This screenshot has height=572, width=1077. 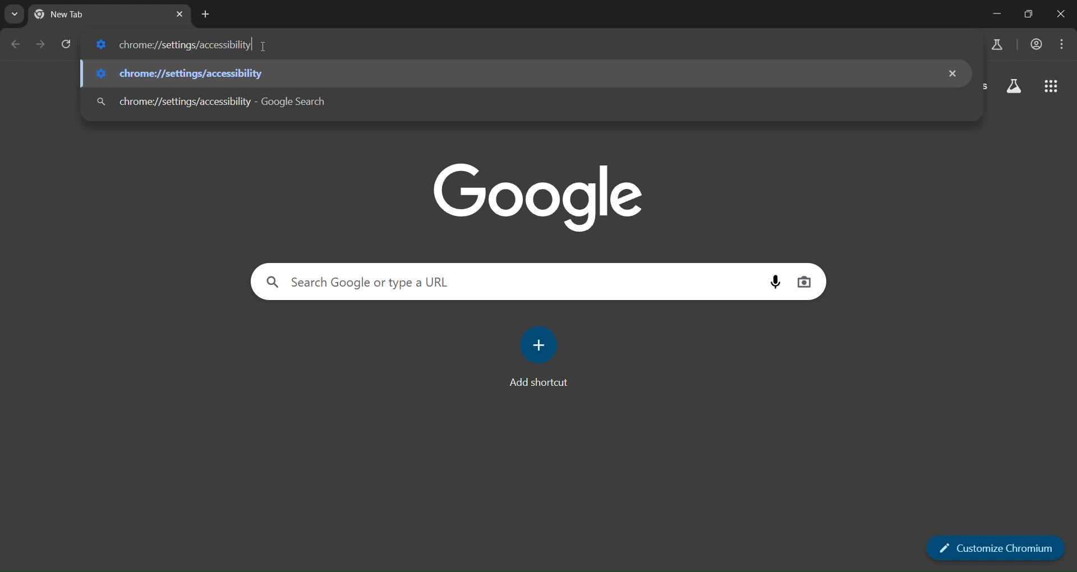 I want to click on reload page, so click(x=68, y=44).